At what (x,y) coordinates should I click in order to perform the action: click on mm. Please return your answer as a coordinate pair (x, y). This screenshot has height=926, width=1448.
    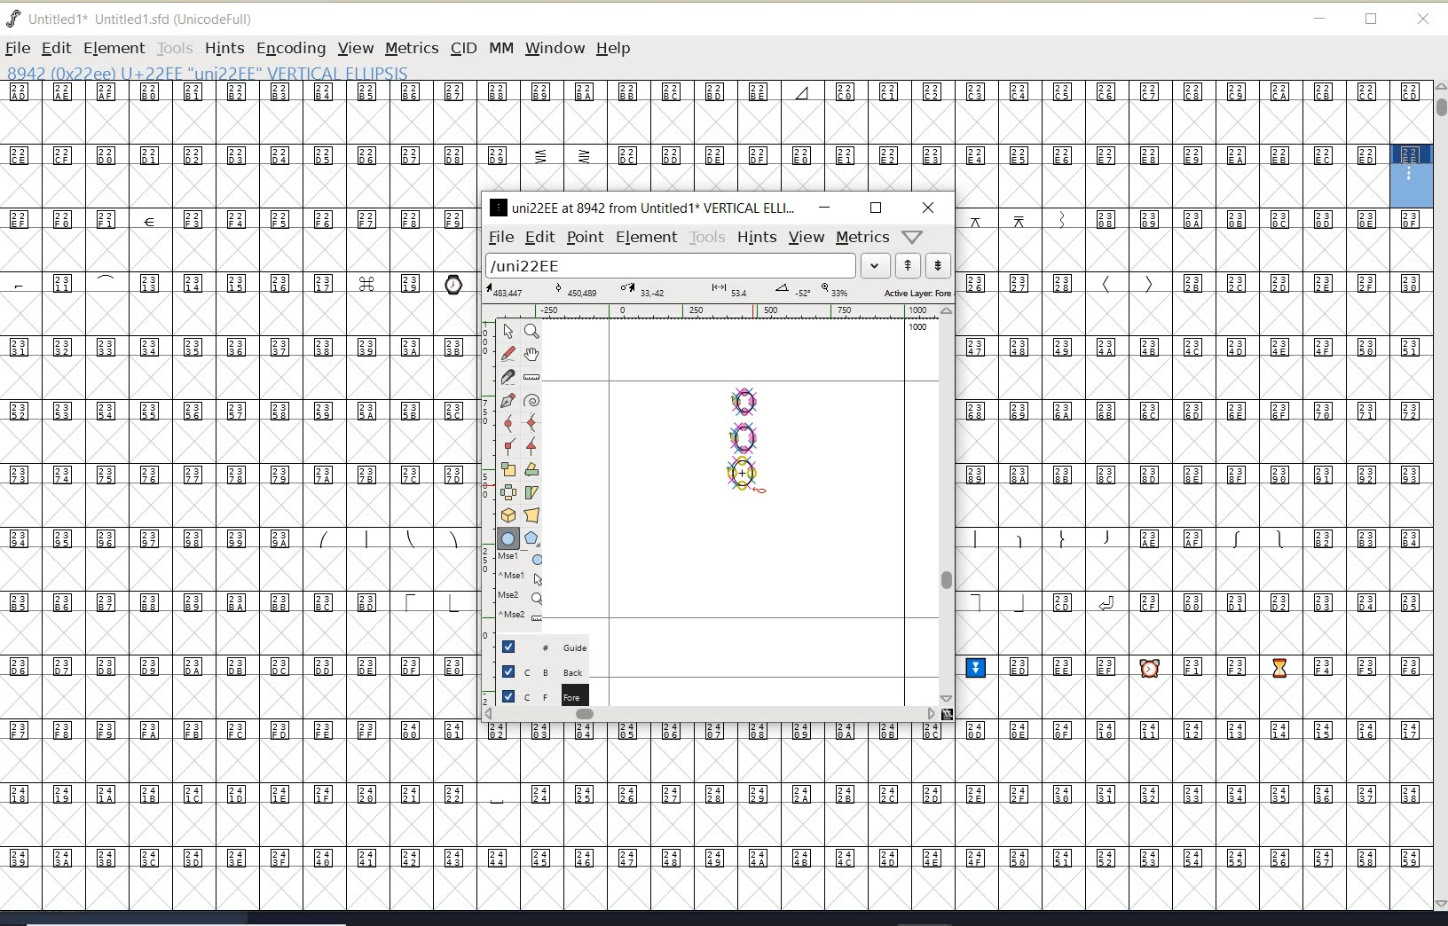
    Looking at the image, I should click on (500, 45).